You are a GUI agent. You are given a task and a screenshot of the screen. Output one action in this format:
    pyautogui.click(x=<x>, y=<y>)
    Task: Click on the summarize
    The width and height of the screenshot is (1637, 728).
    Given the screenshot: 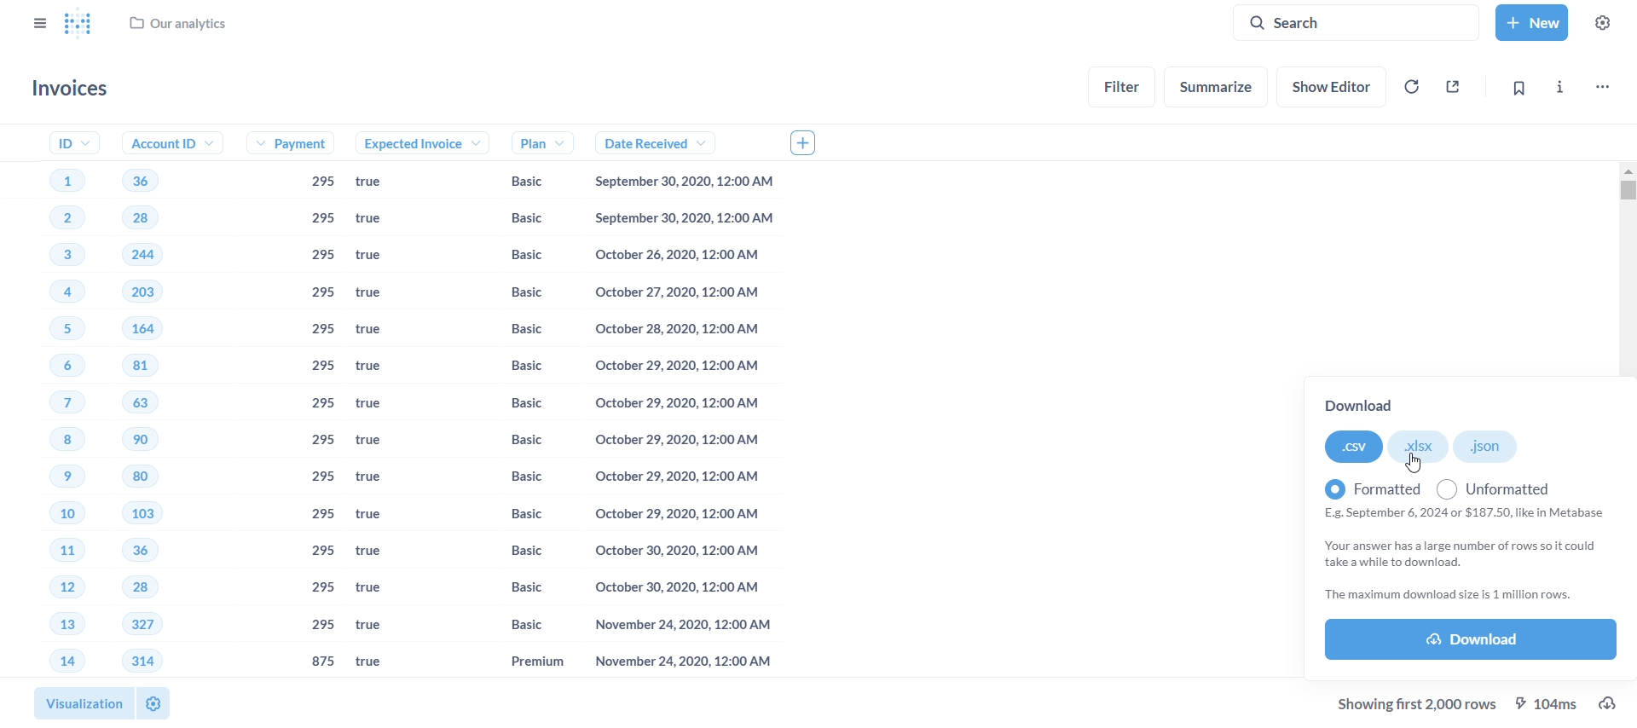 What is the action you would take?
    pyautogui.click(x=1218, y=87)
    